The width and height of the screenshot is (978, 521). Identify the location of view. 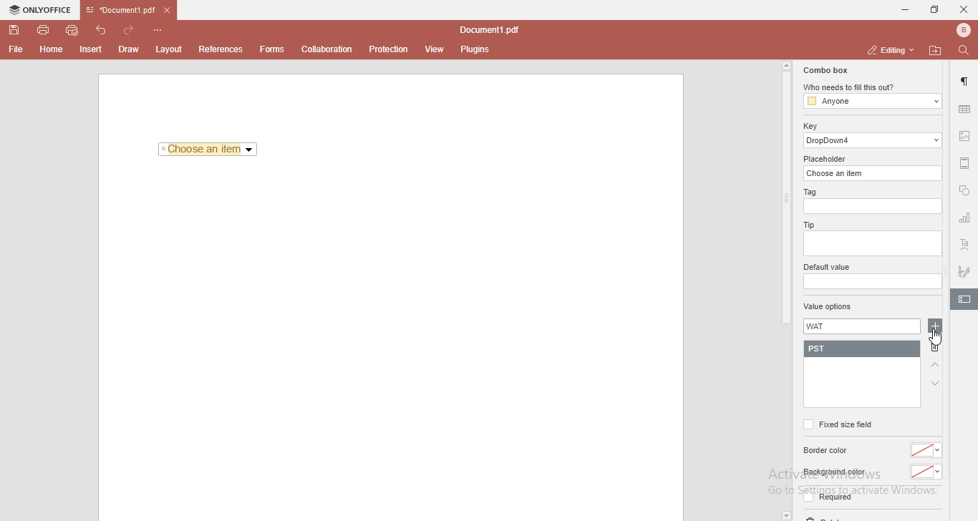
(435, 49).